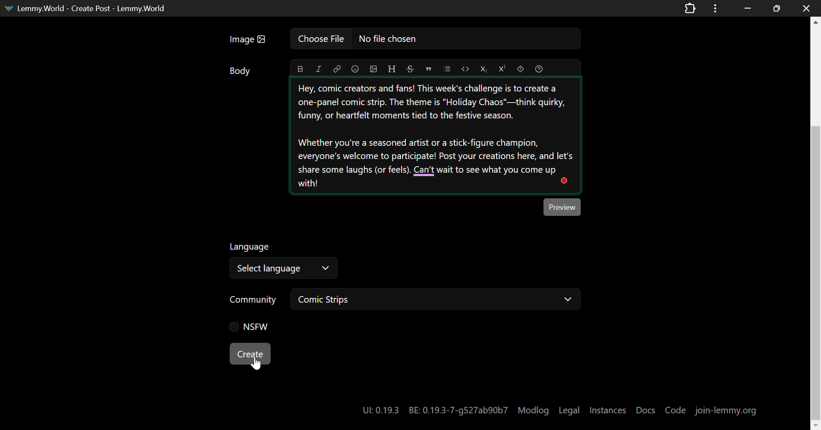 This screenshot has height=430, width=821. Describe the element at coordinates (436, 136) in the screenshot. I see `Hey, comic creators and fans! This week's challenge is to create a one-panel comic strip. The theme is "Holiday Chaos"—think quirky, funny, or heartfelt moments tied to the festive season. Whether you're a seasoned artist or a stick-figure champion, everyone's welcome to participate! Post your creations here, and let's share some laughs (or feels). Can't wait to see what you come up with.` at that location.